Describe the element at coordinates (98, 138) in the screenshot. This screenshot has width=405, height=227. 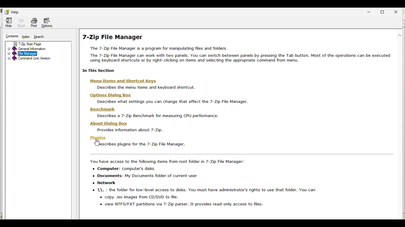
I see `Plugins` at that location.